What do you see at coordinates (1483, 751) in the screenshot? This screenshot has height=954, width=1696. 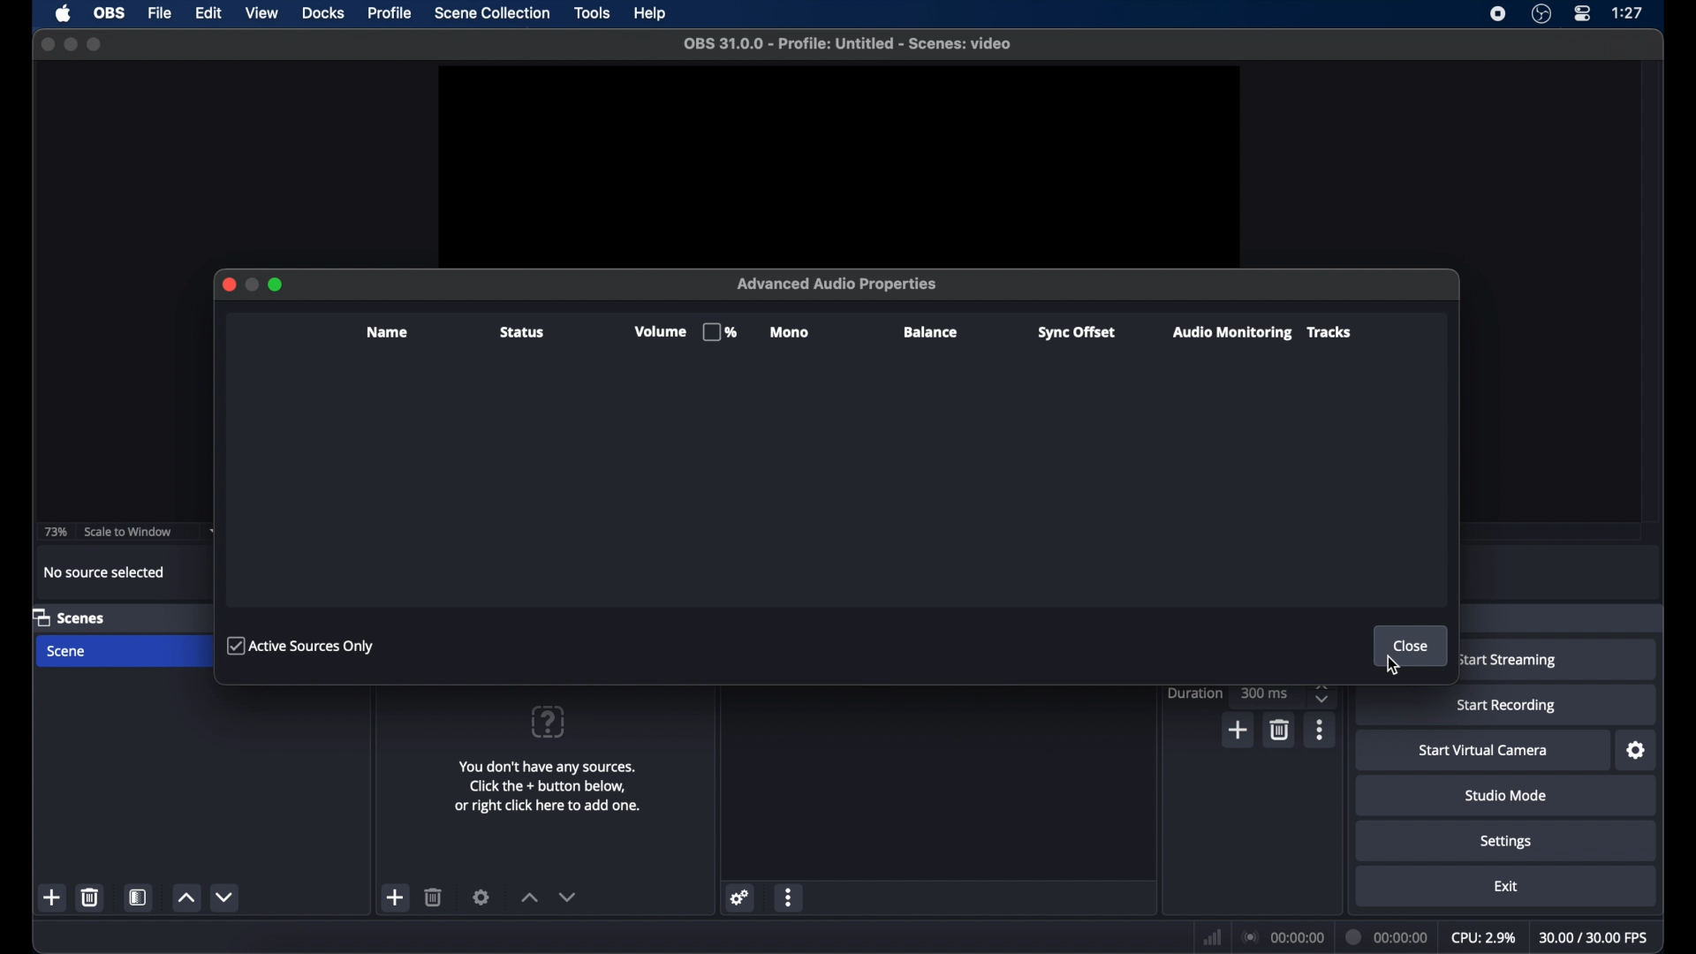 I see `start virtual camera` at bounding box center [1483, 751].